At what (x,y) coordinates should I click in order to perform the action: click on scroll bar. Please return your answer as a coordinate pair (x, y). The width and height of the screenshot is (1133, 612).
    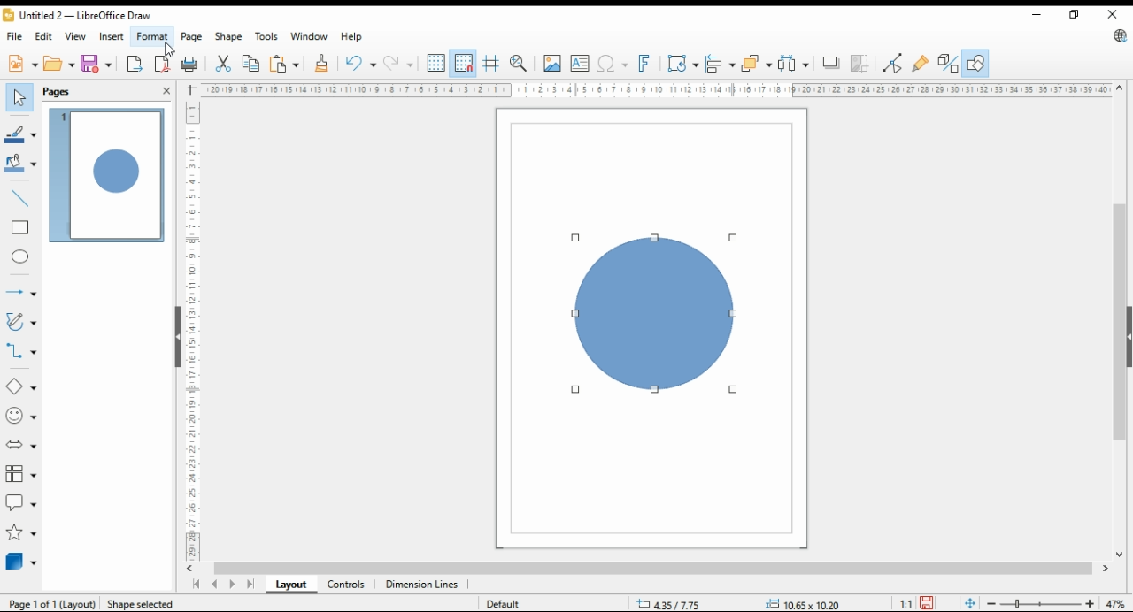
    Looking at the image, I should click on (1121, 319).